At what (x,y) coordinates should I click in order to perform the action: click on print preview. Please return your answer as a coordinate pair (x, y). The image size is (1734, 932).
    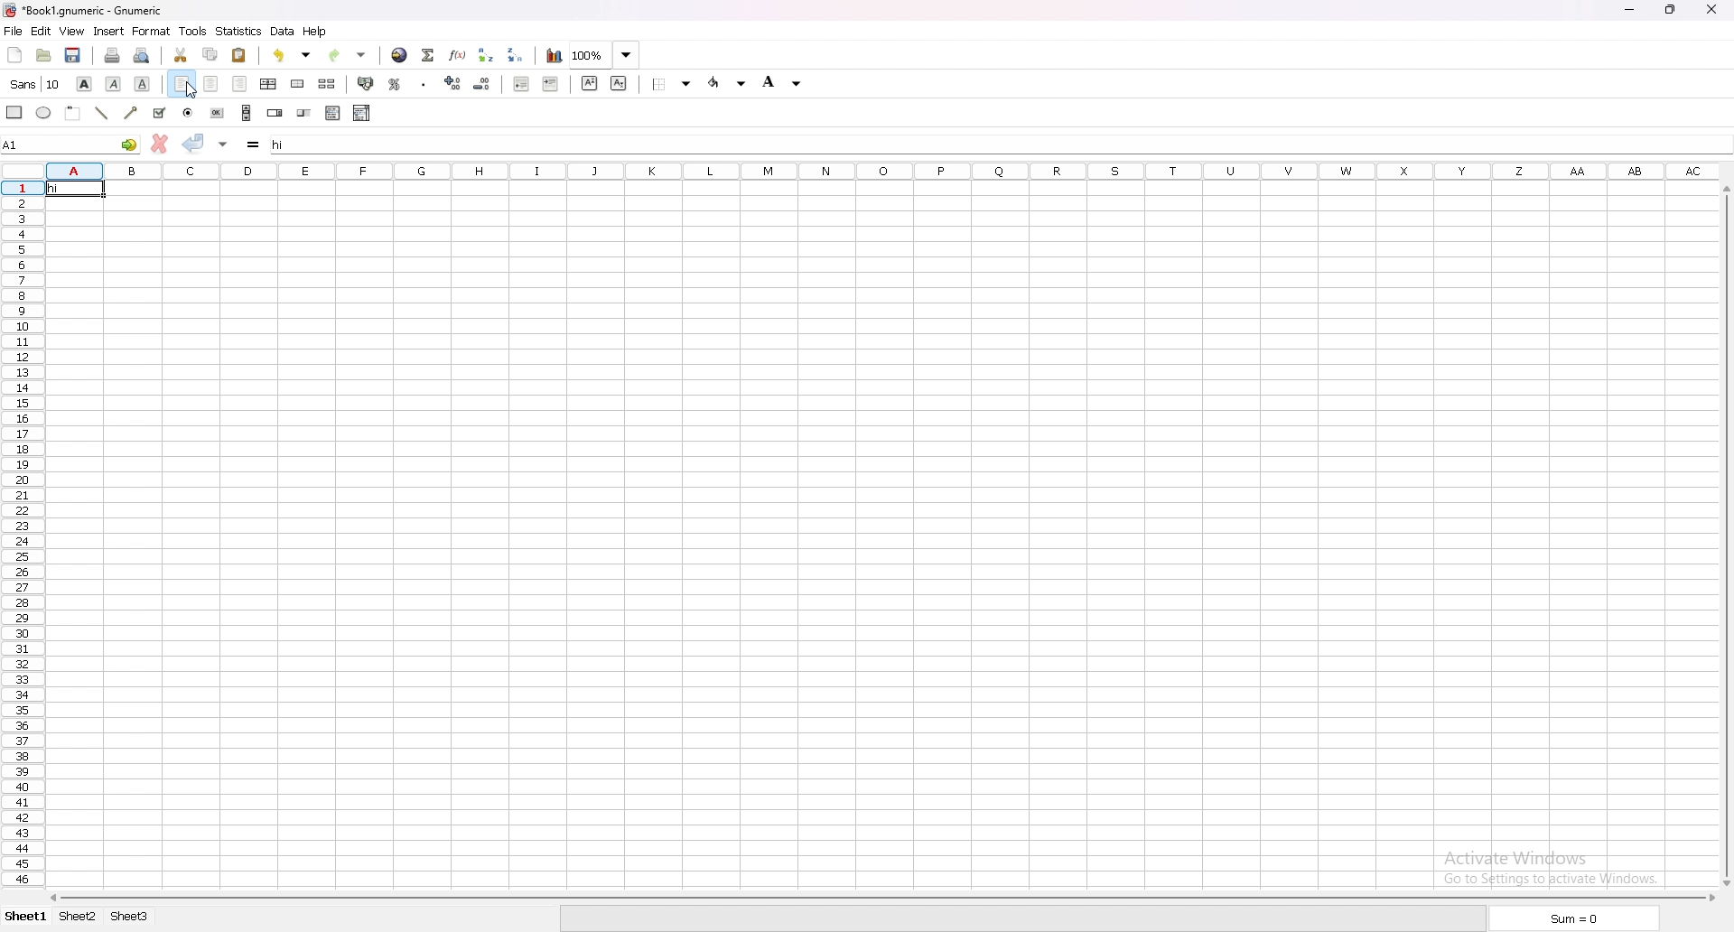
    Looking at the image, I should click on (140, 55).